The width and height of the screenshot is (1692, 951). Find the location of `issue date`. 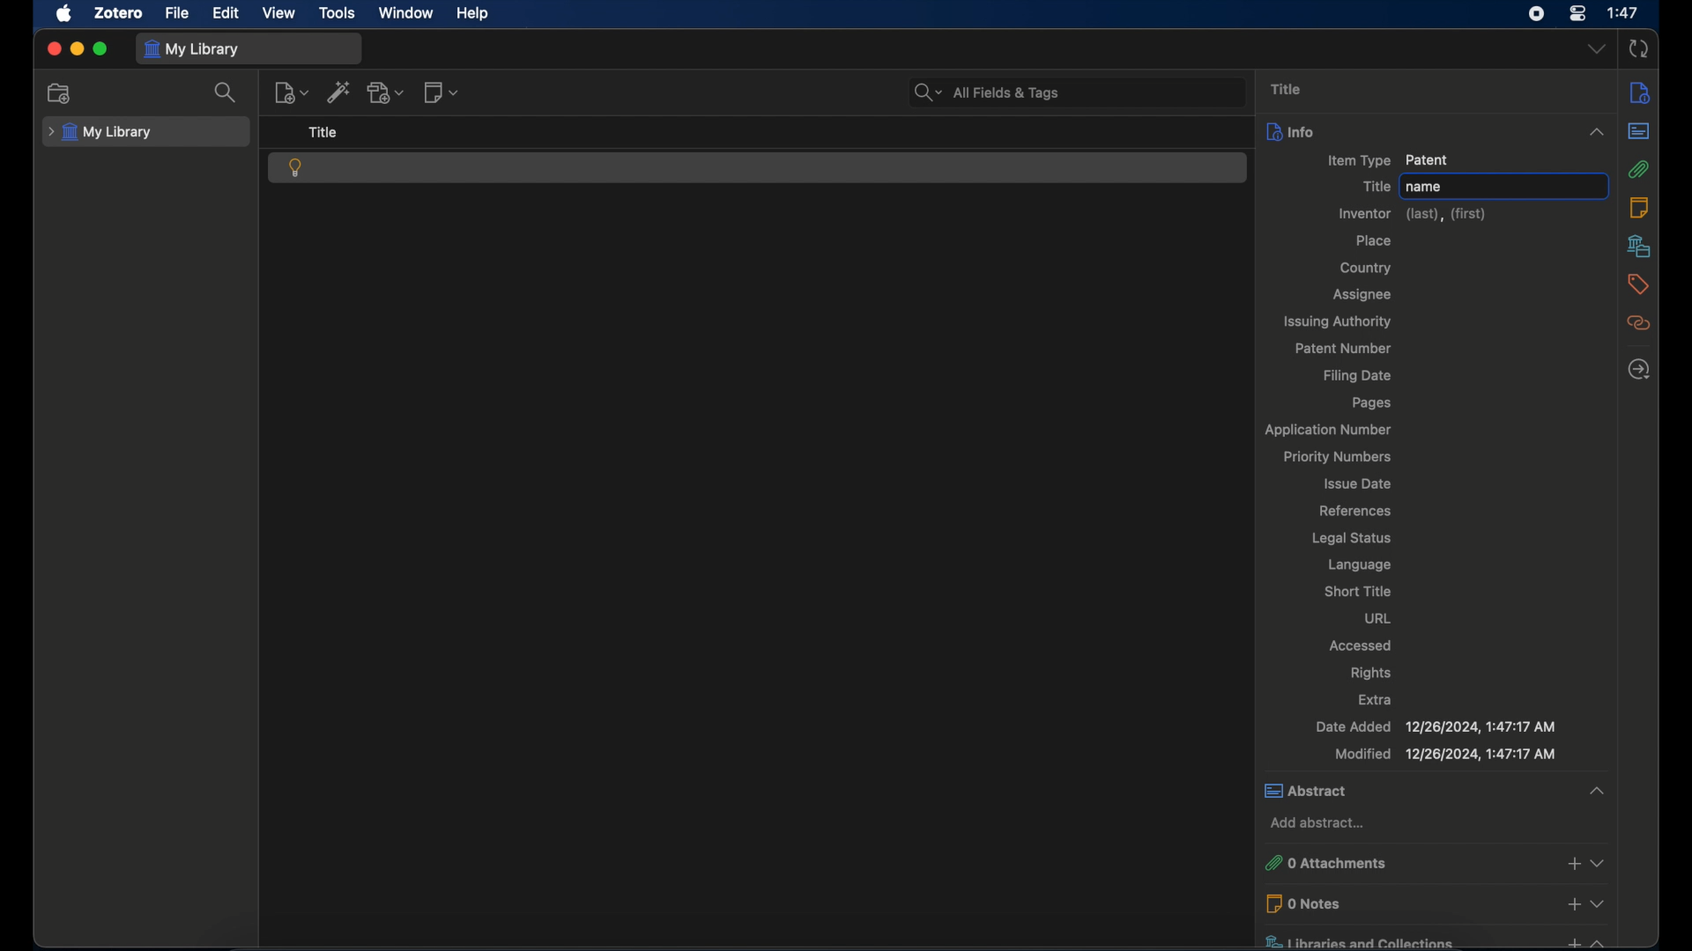

issue date is located at coordinates (1355, 483).